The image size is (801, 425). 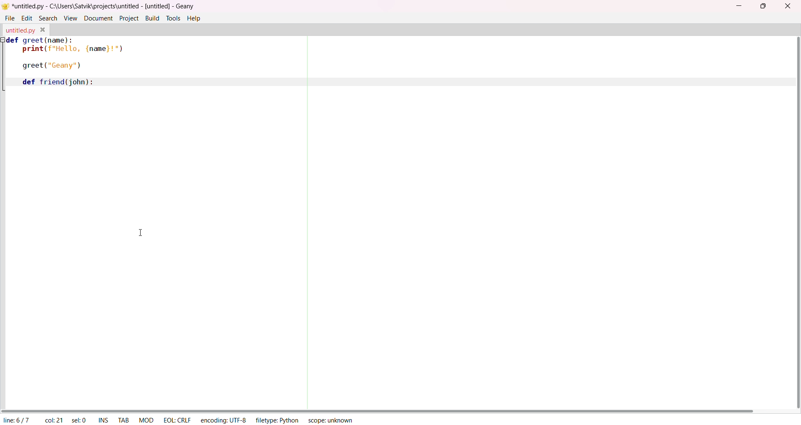 What do you see at coordinates (145, 419) in the screenshot?
I see `MOD` at bounding box center [145, 419].